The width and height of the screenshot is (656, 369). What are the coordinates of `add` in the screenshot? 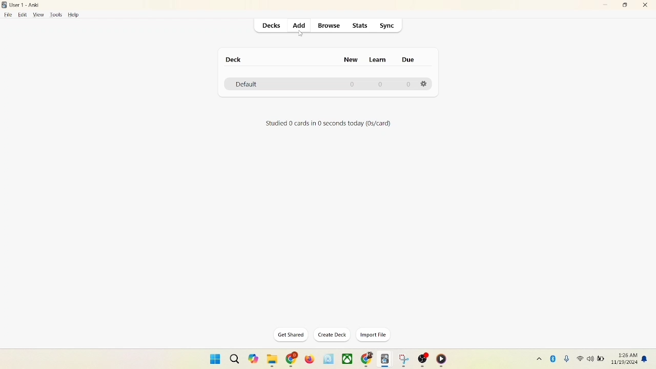 It's located at (298, 25).